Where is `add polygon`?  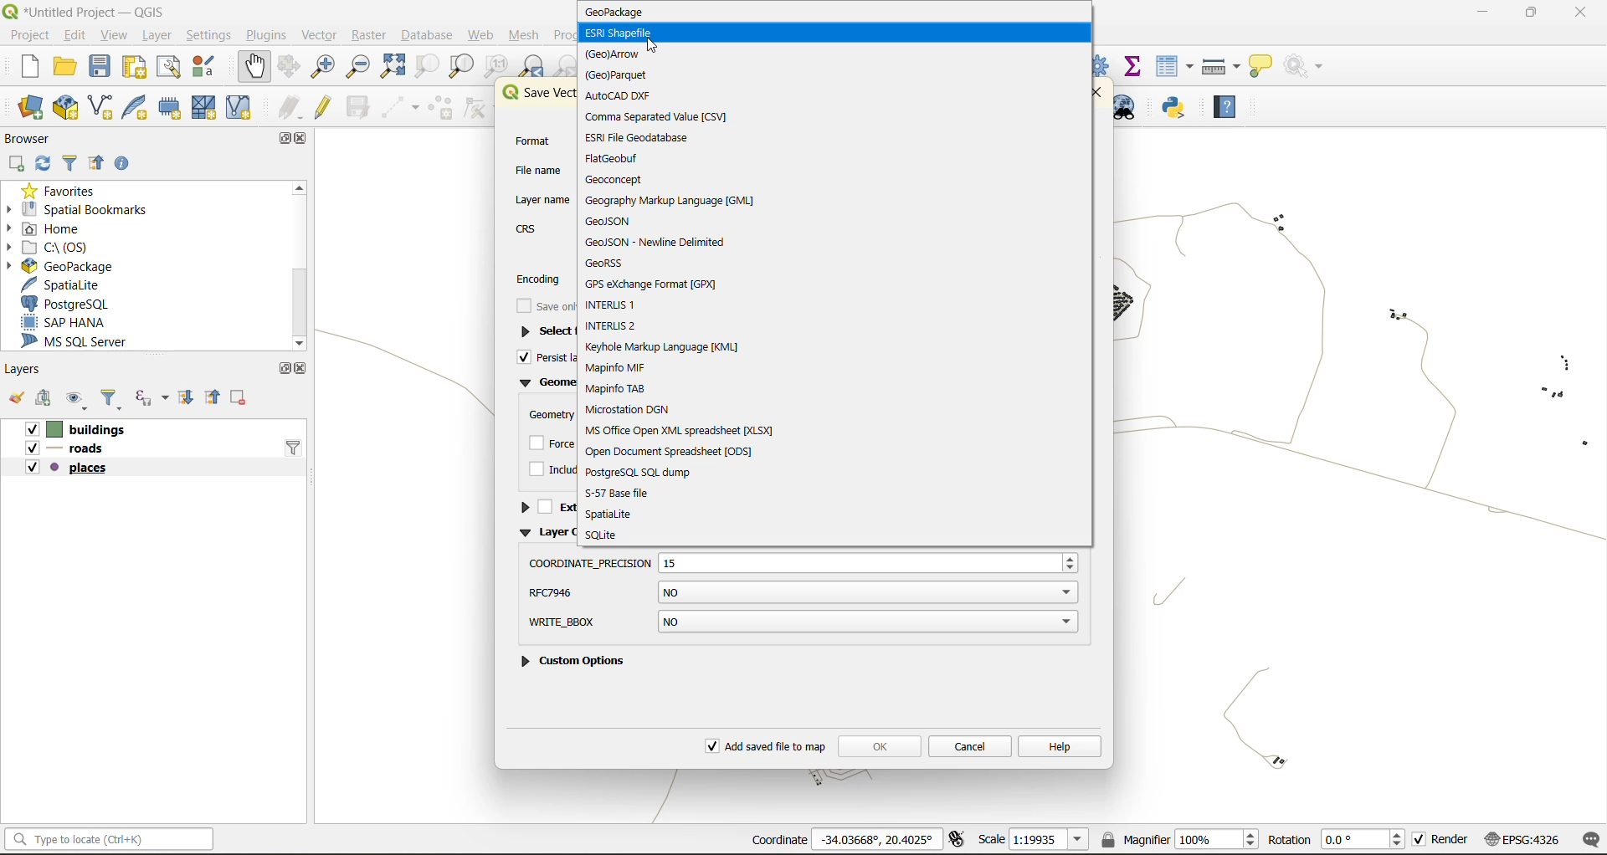
add polygon is located at coordinates (442, 108).